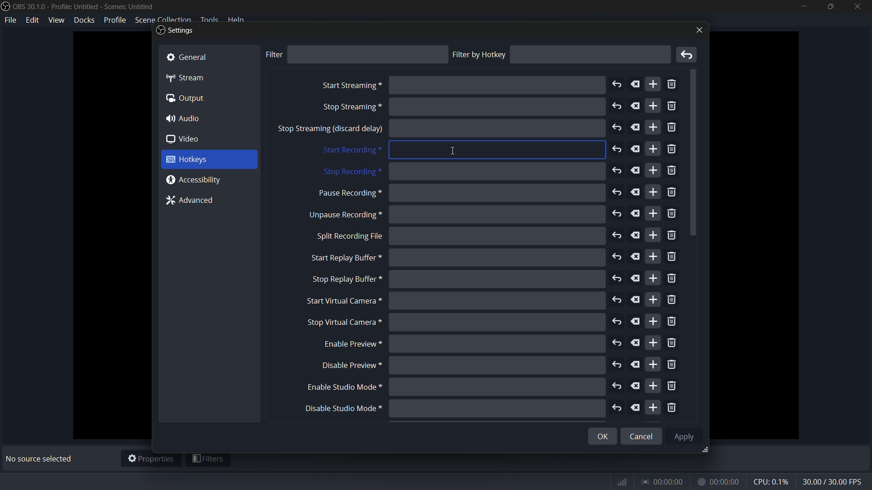  Describe the element at coordinates (341, 301) in the screenshot. I see `start virtual camera` at that location.